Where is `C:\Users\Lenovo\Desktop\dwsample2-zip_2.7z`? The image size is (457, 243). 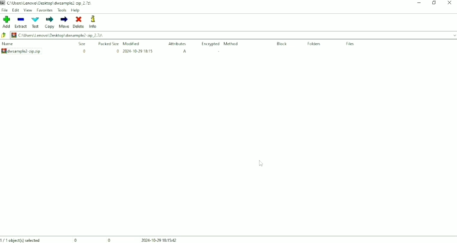 C:\Users\Lenovo\Desktop\dwsample2-zip_2.7z is located at coordinates (56, 35).